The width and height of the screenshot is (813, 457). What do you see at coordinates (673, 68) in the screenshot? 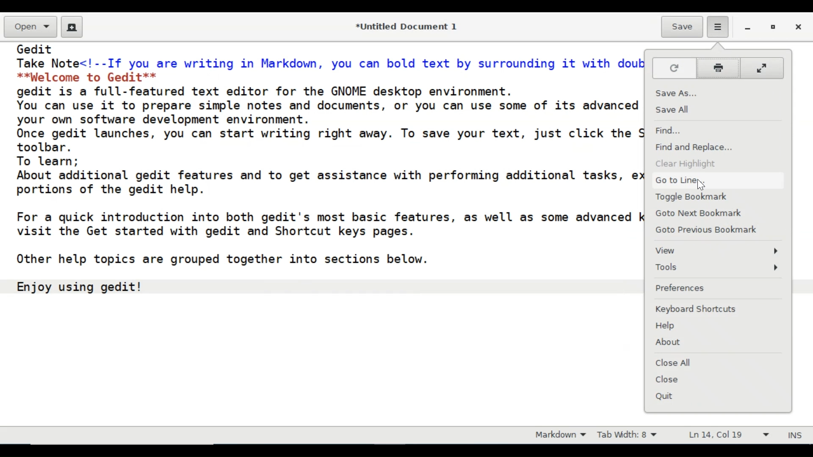
I see `Reload` at bounding box center [673, 68].